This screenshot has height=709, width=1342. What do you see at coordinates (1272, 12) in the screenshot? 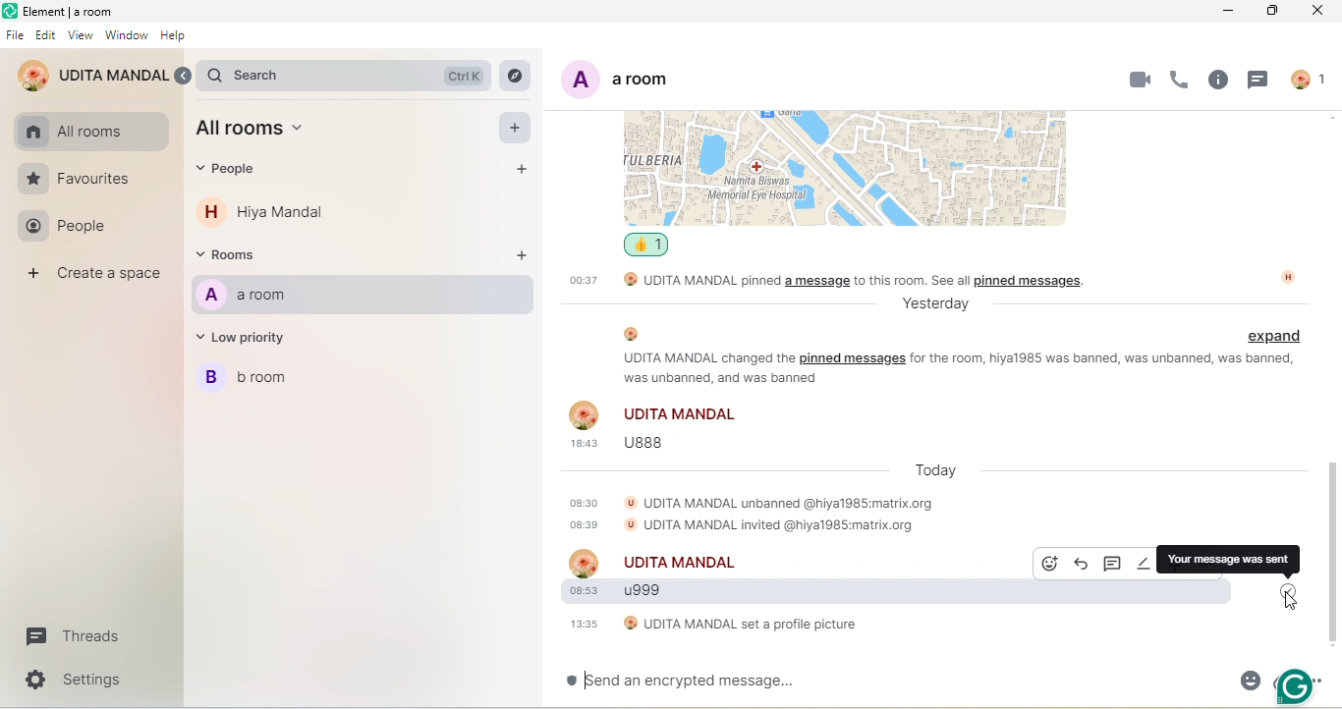
I see `Maximize` at bounding box center [1272, 12].